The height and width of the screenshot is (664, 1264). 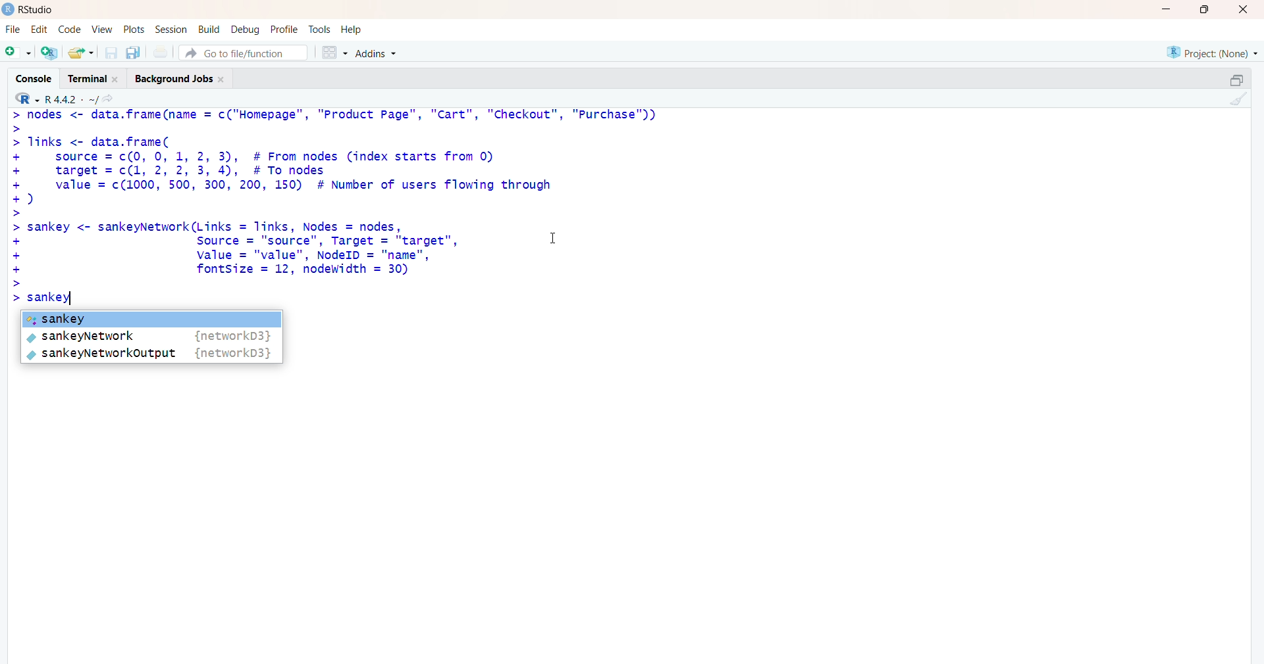 I want to click on session, so click(x=169, y=30).